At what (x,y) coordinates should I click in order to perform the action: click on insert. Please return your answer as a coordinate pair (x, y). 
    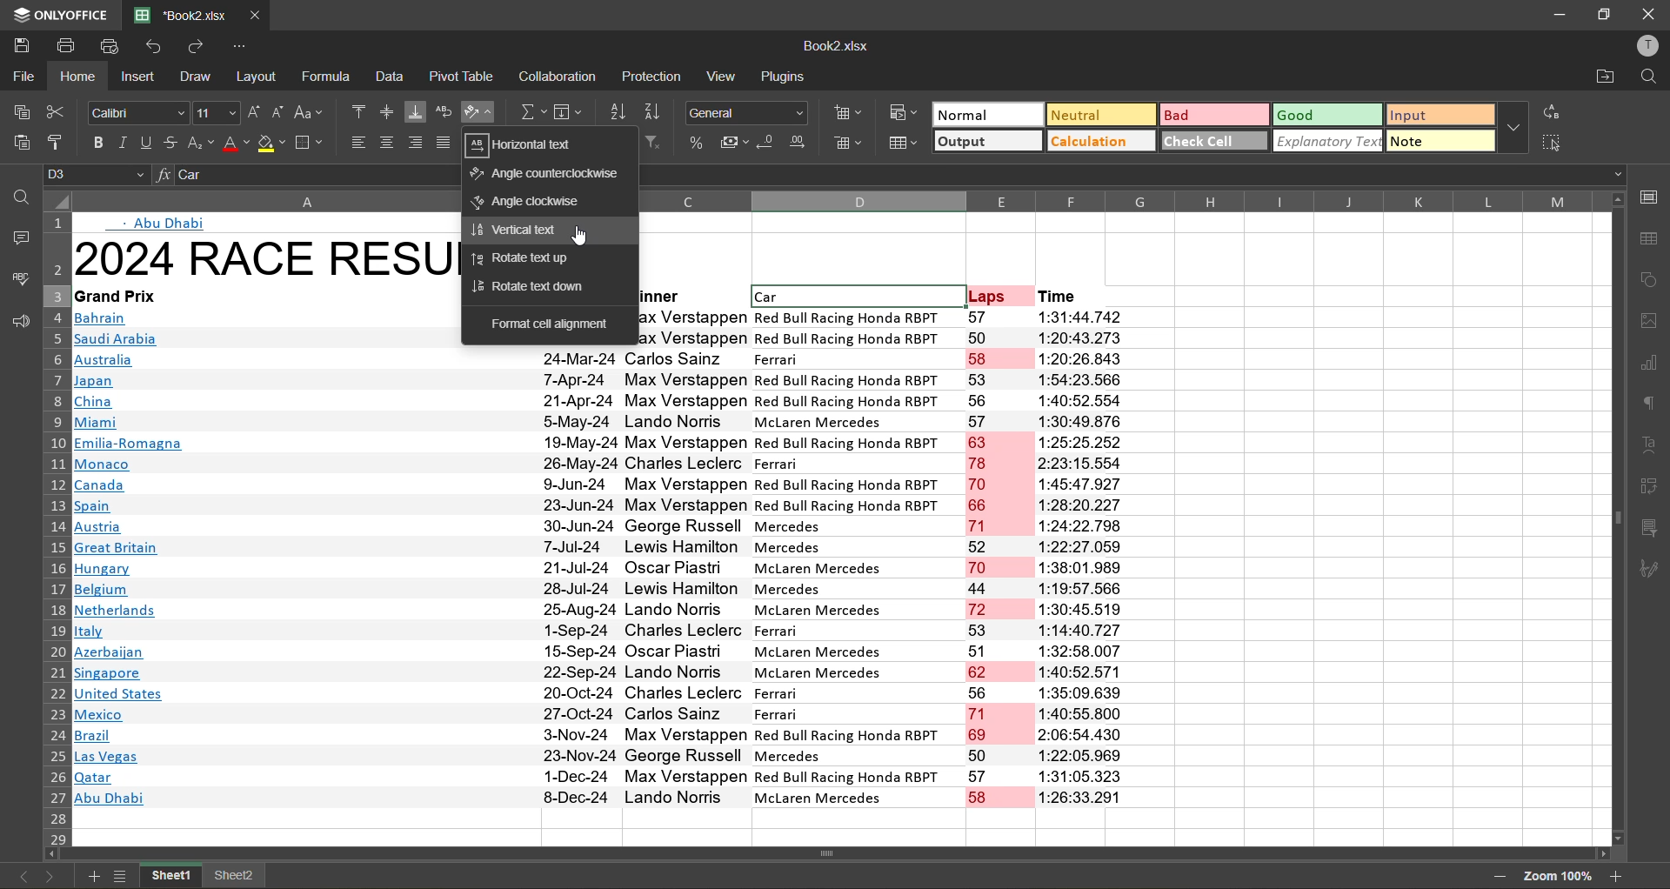
    Looking at the image, I should click on (135, 77).